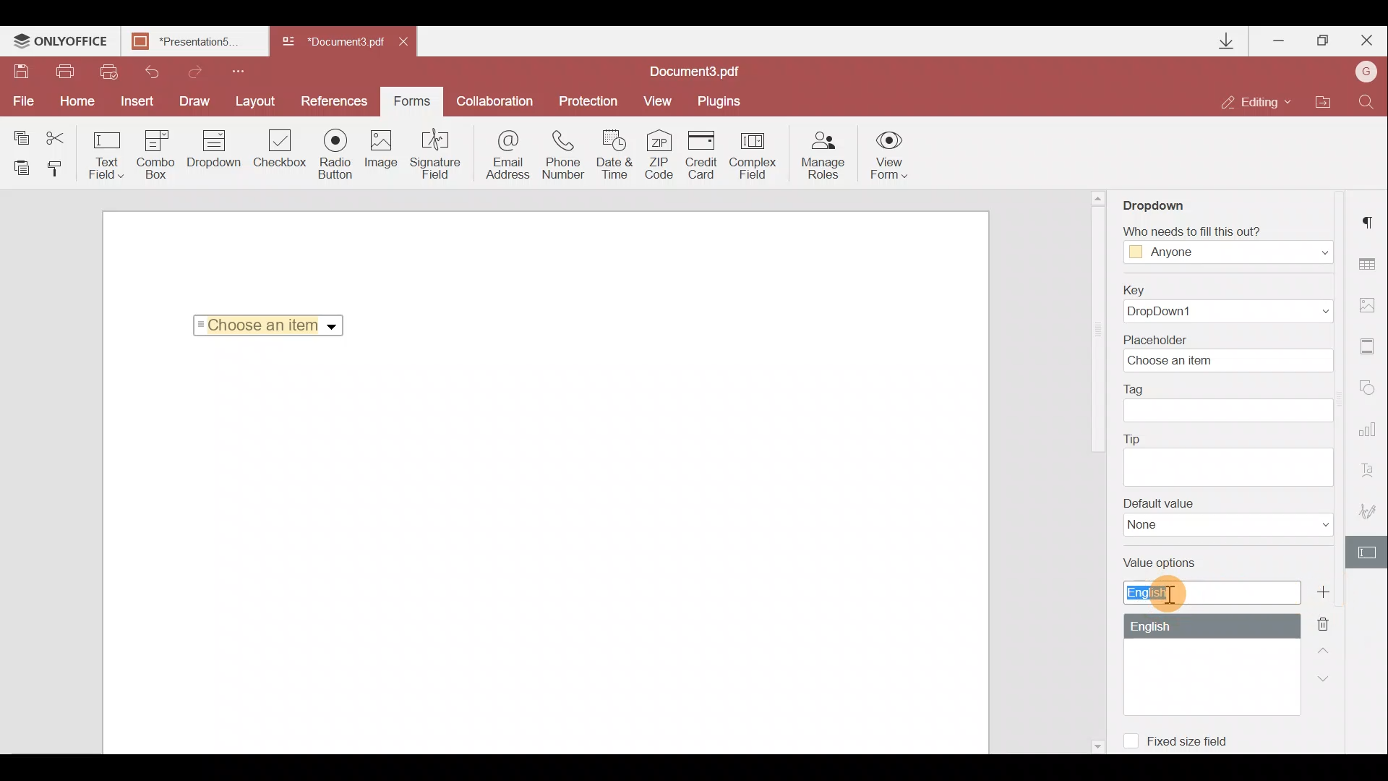  I want to click on File, so click(22, 101).